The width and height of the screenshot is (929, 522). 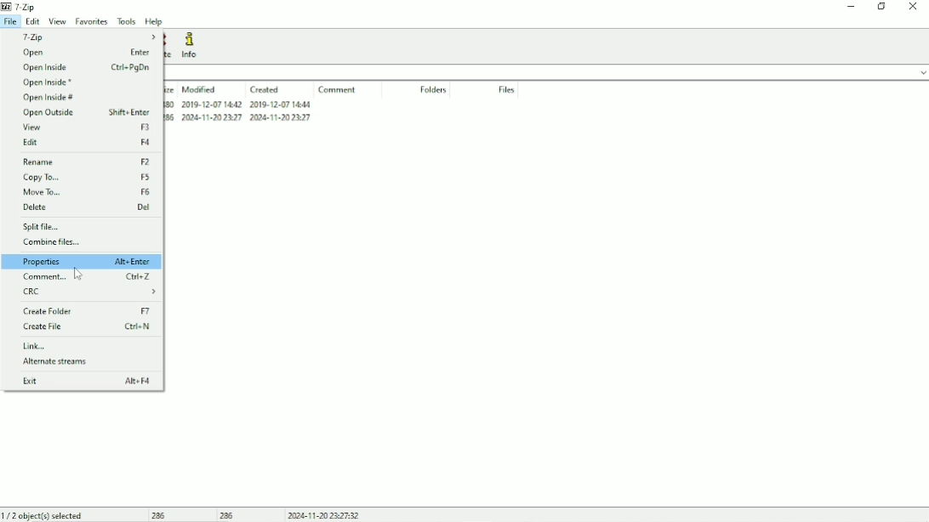 I want to click on CRC, so click(x=89, y=292).